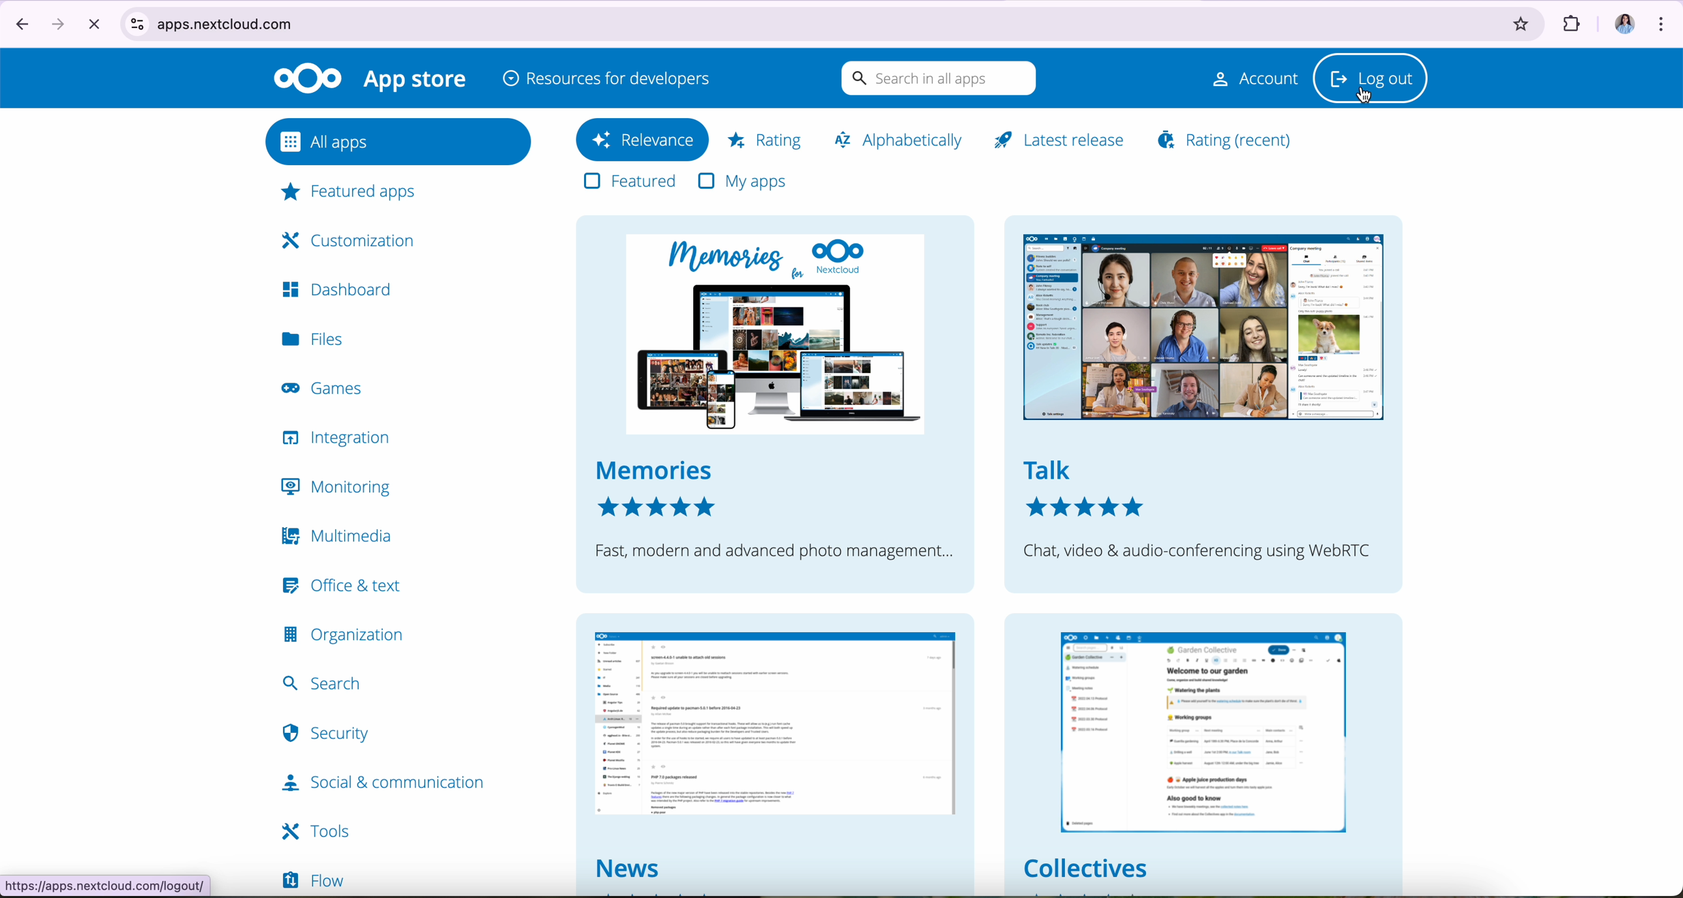 This screenshot has width=1683, height=898. What do you see at coordinates (324, 684) in the screenshot?
I see `search` at bounding box center [324, 684].